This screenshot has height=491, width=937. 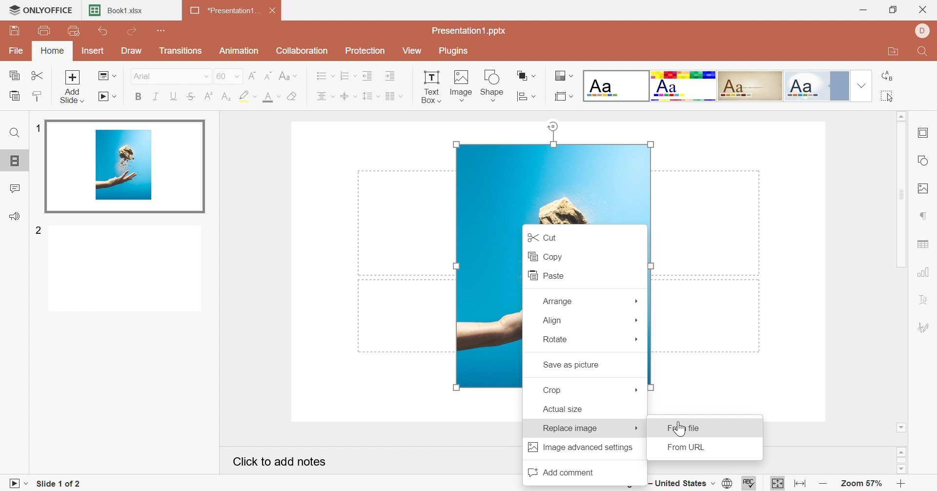 I want to click on Replace, so click(x=887, y=76).